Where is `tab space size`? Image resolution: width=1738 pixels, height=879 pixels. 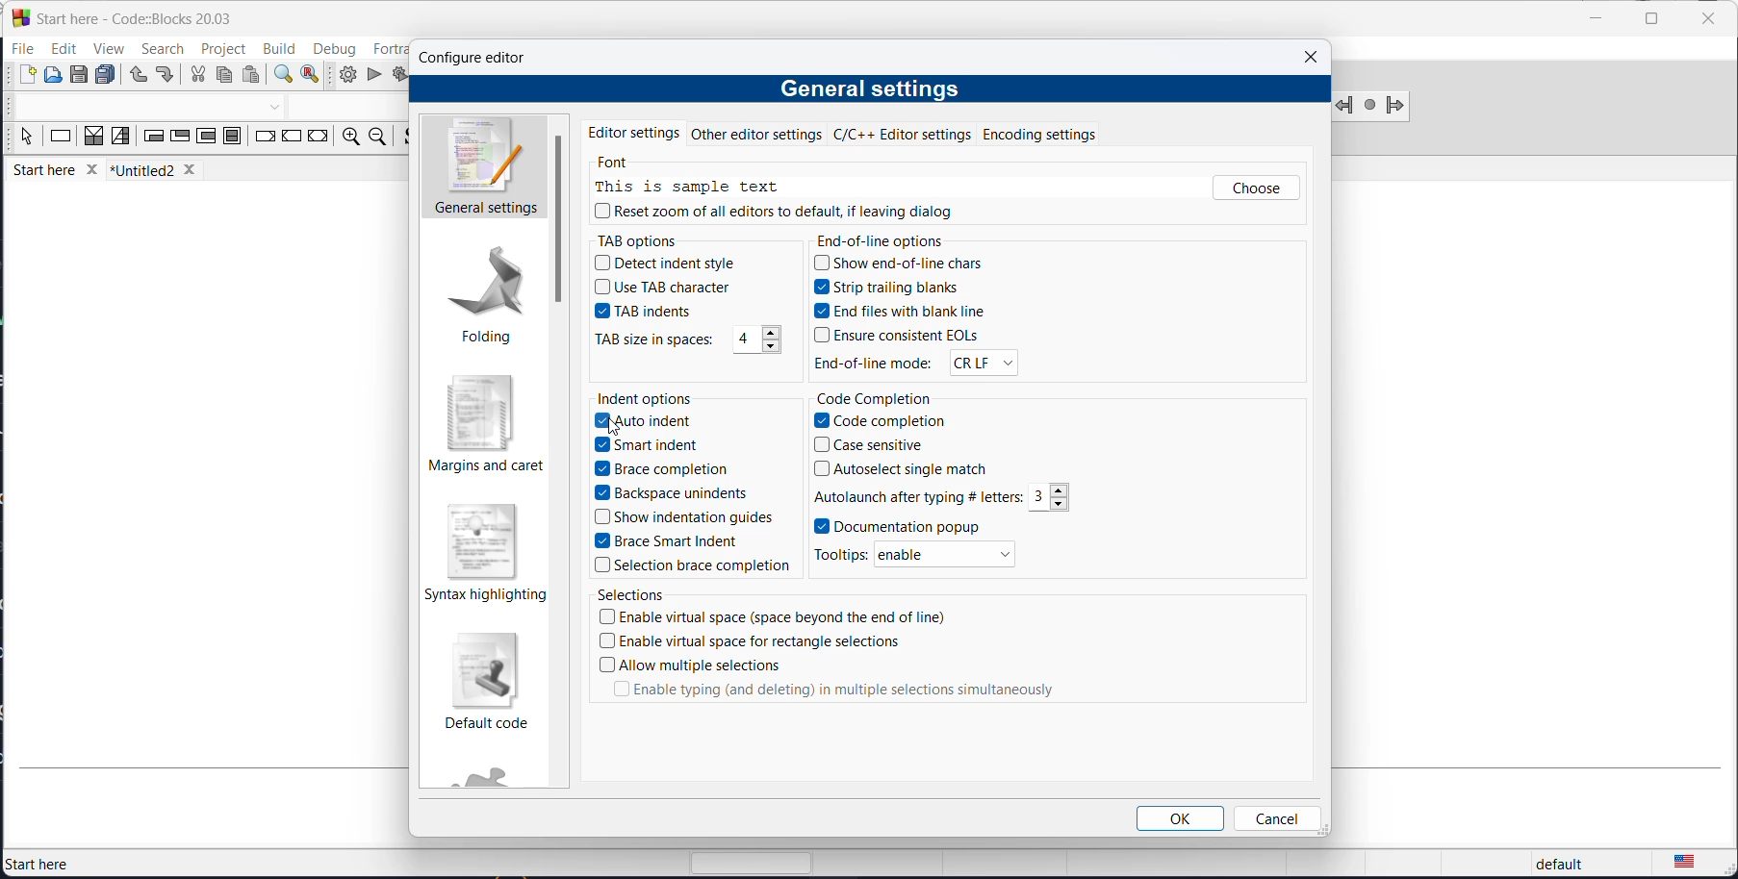 tab space size is located at coordinates (739, 338).